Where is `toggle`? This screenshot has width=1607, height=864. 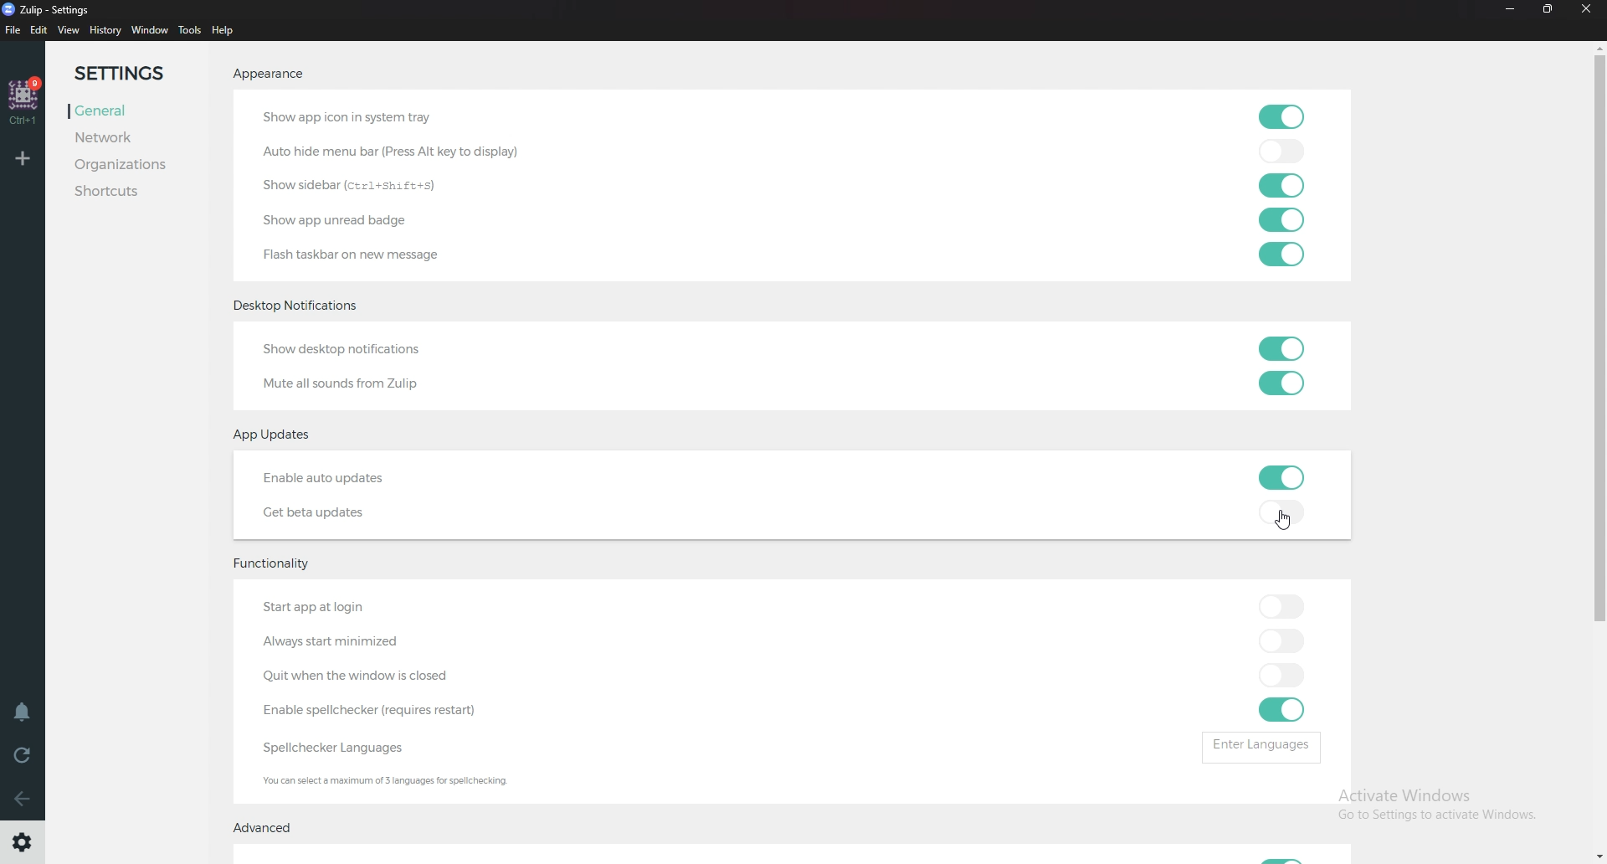 toggle is located at coordinates (1278, 383).